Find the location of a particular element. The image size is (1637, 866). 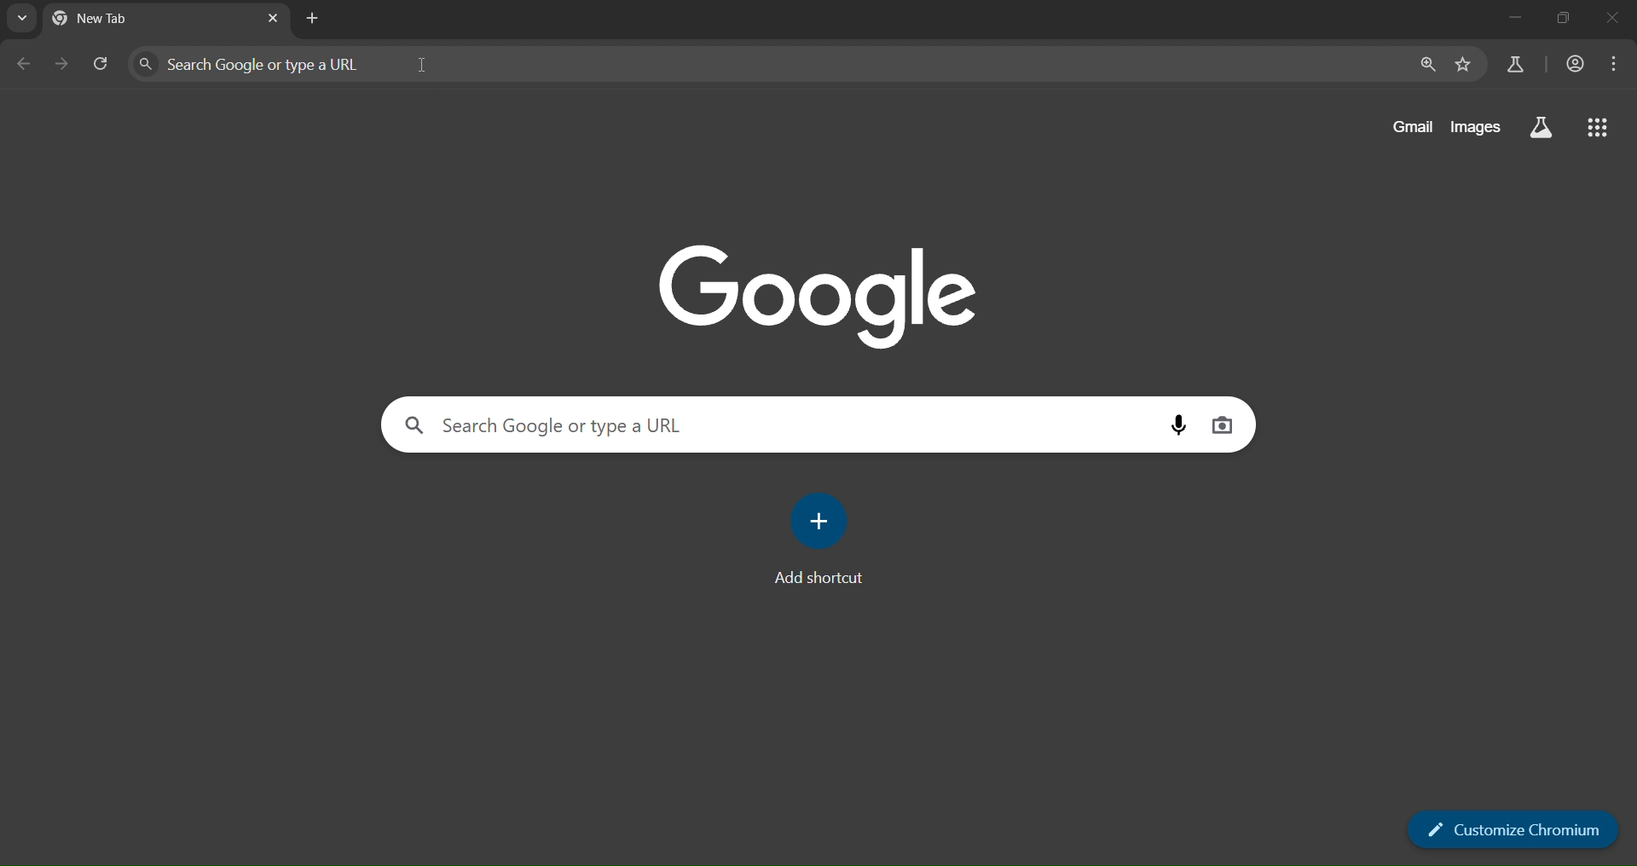

minimize is located at coordinates (1507, 19).